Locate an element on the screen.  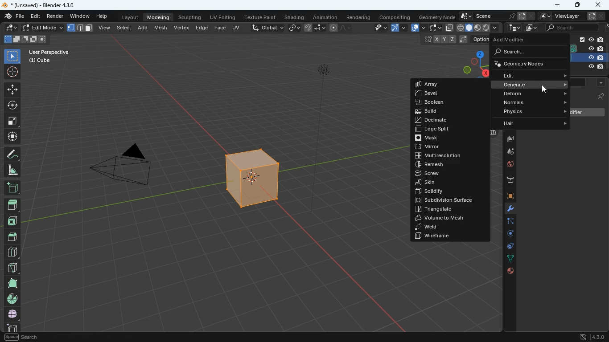
images is located at coordinates (531, 27).